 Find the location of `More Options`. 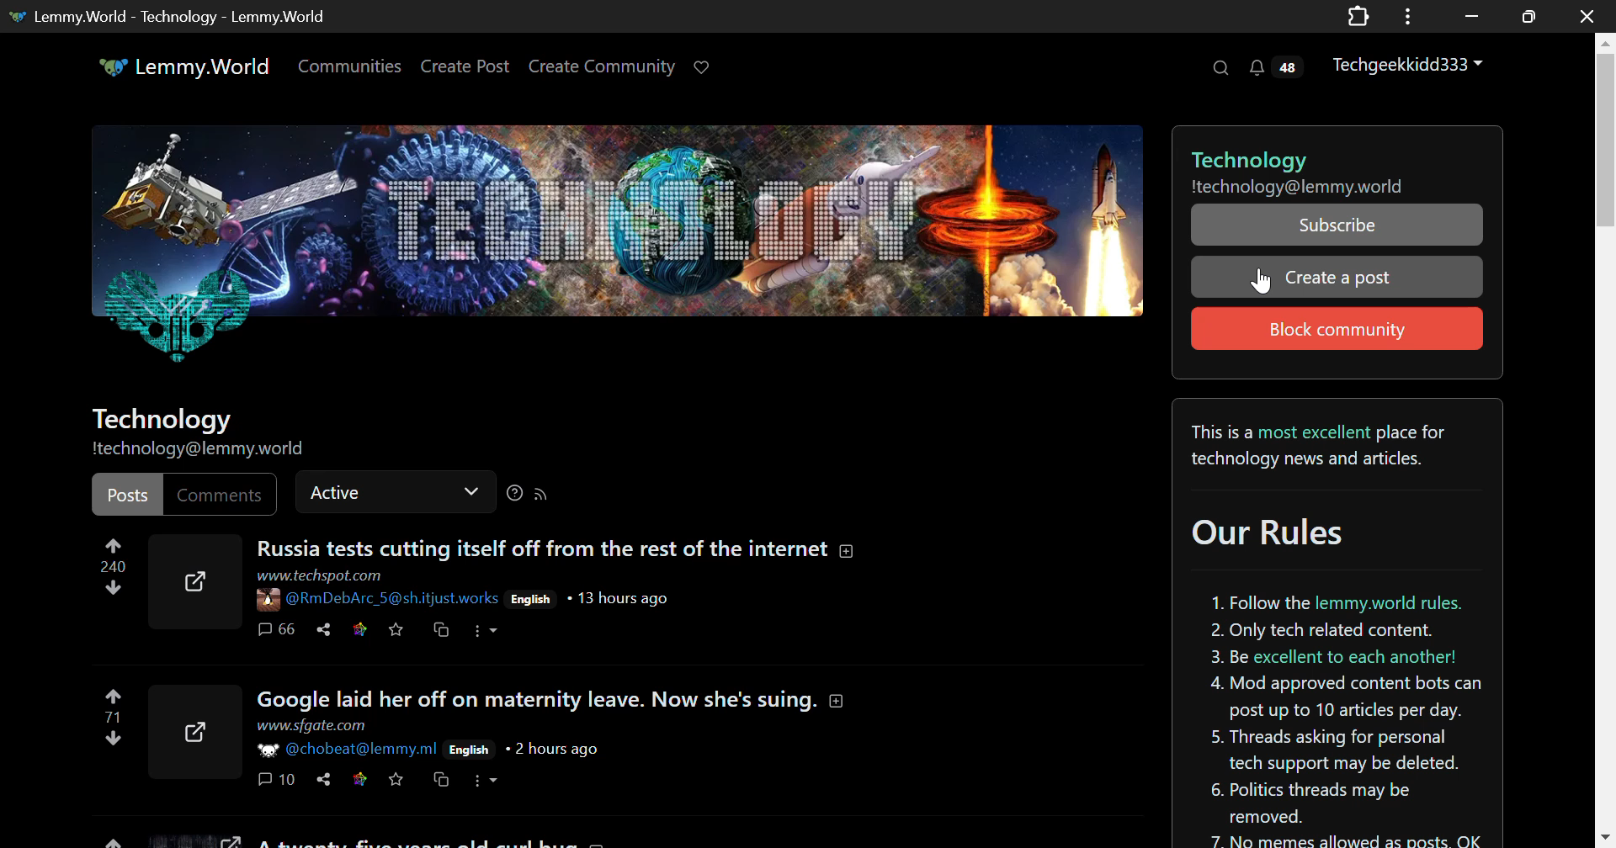

More Options is located at coordinates (486, 628).